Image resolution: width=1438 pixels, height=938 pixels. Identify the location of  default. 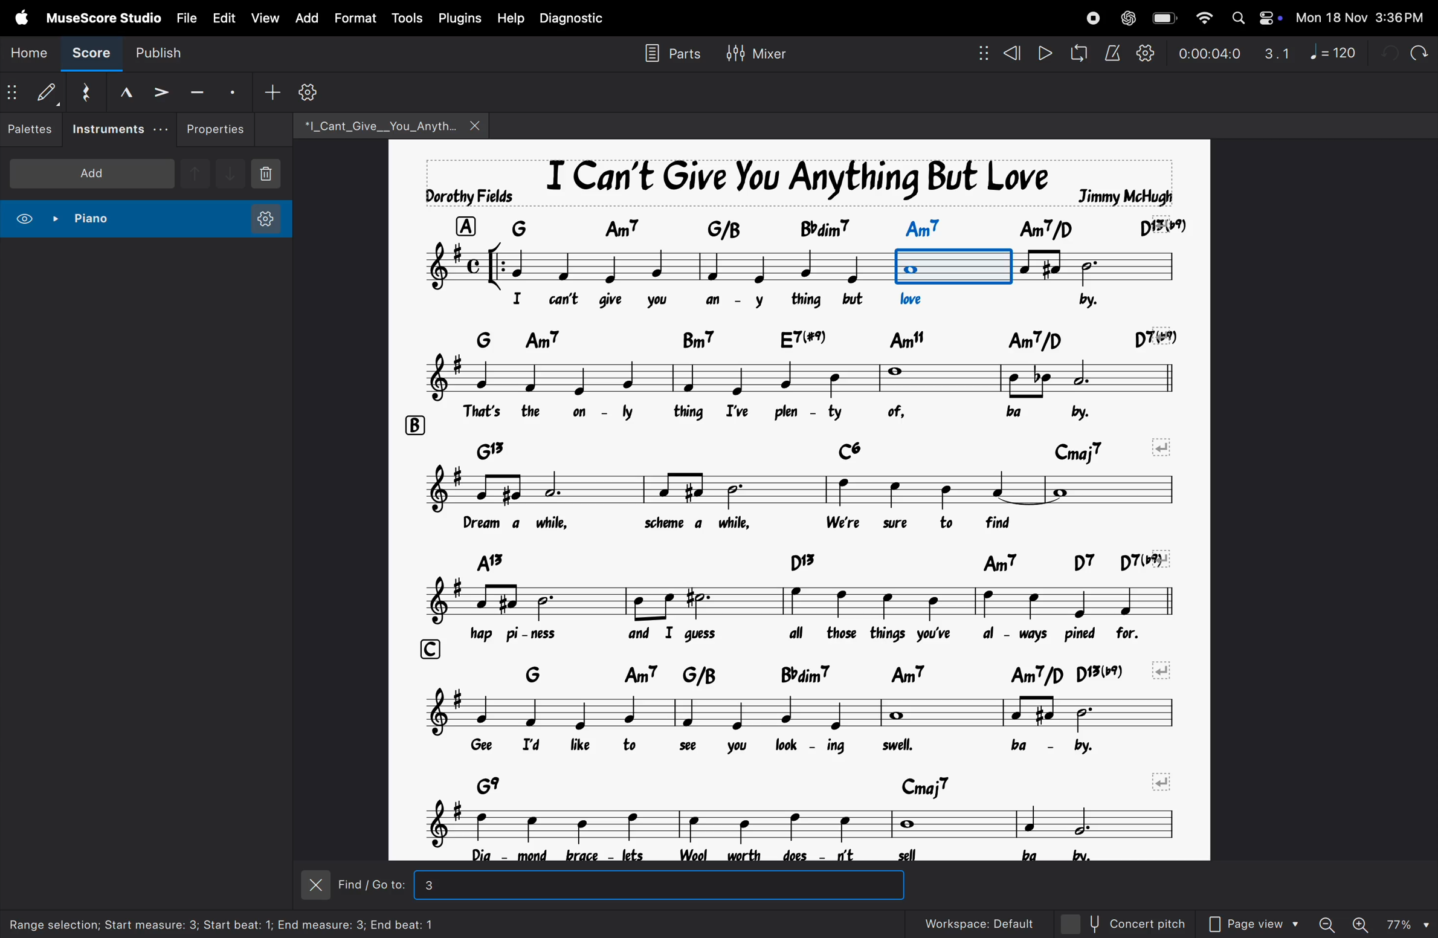
(34, 91).